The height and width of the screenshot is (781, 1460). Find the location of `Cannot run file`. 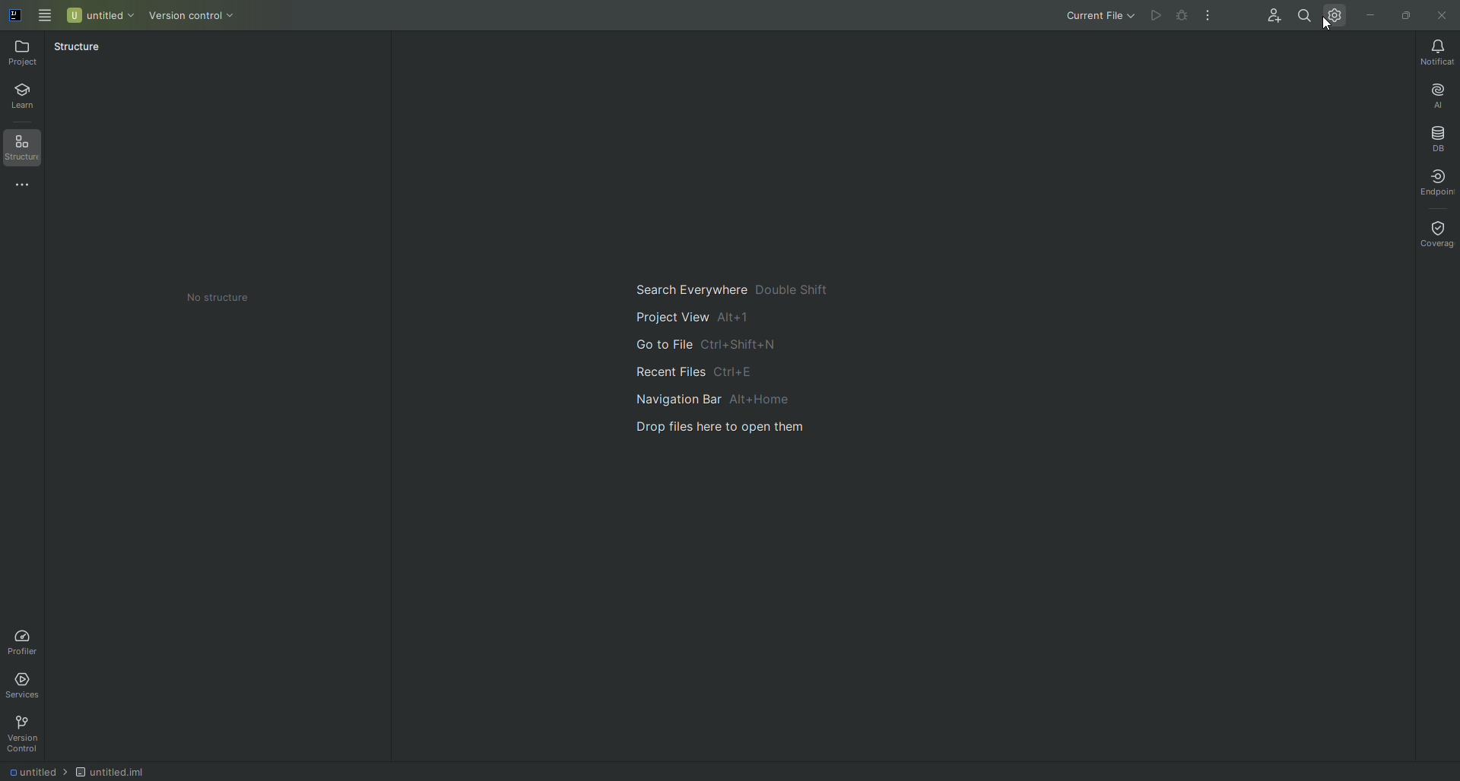

Cannot run file is located at coordinates (1155, 15).